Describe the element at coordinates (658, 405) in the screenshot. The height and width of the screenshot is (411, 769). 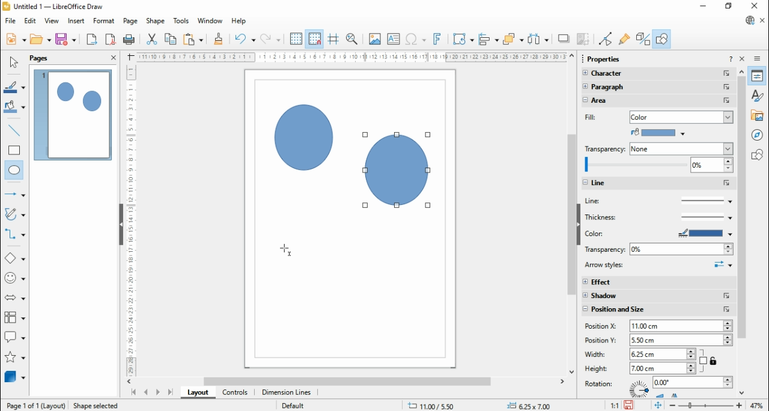
I see `fir page to current window` at that location.